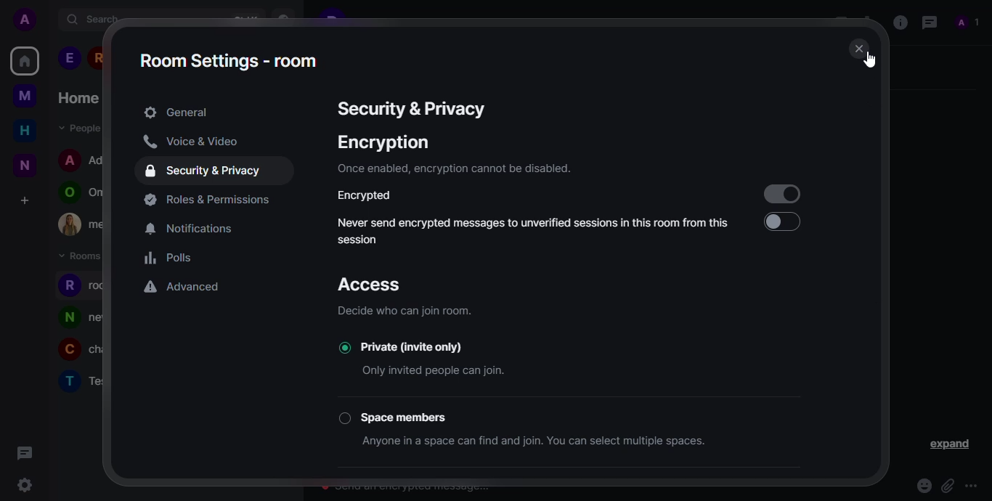  I want to click on profile, so click(70, 159).